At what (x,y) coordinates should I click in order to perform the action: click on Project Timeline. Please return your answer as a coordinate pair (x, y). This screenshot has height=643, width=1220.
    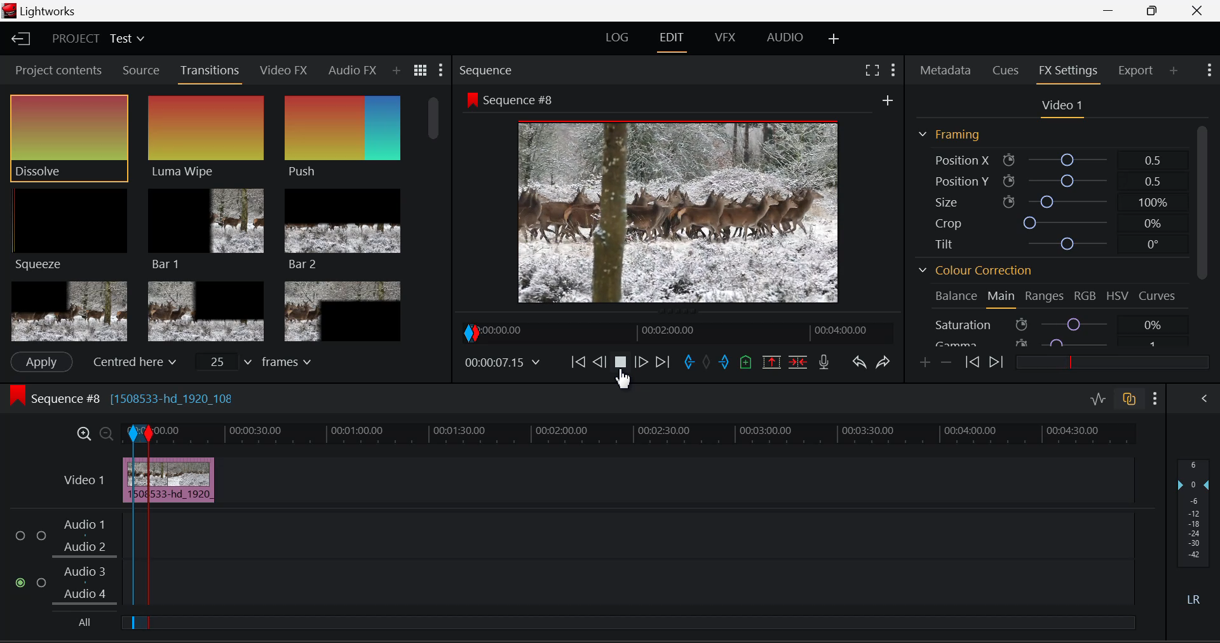
    Looking at the image, I should click on (647, 433).